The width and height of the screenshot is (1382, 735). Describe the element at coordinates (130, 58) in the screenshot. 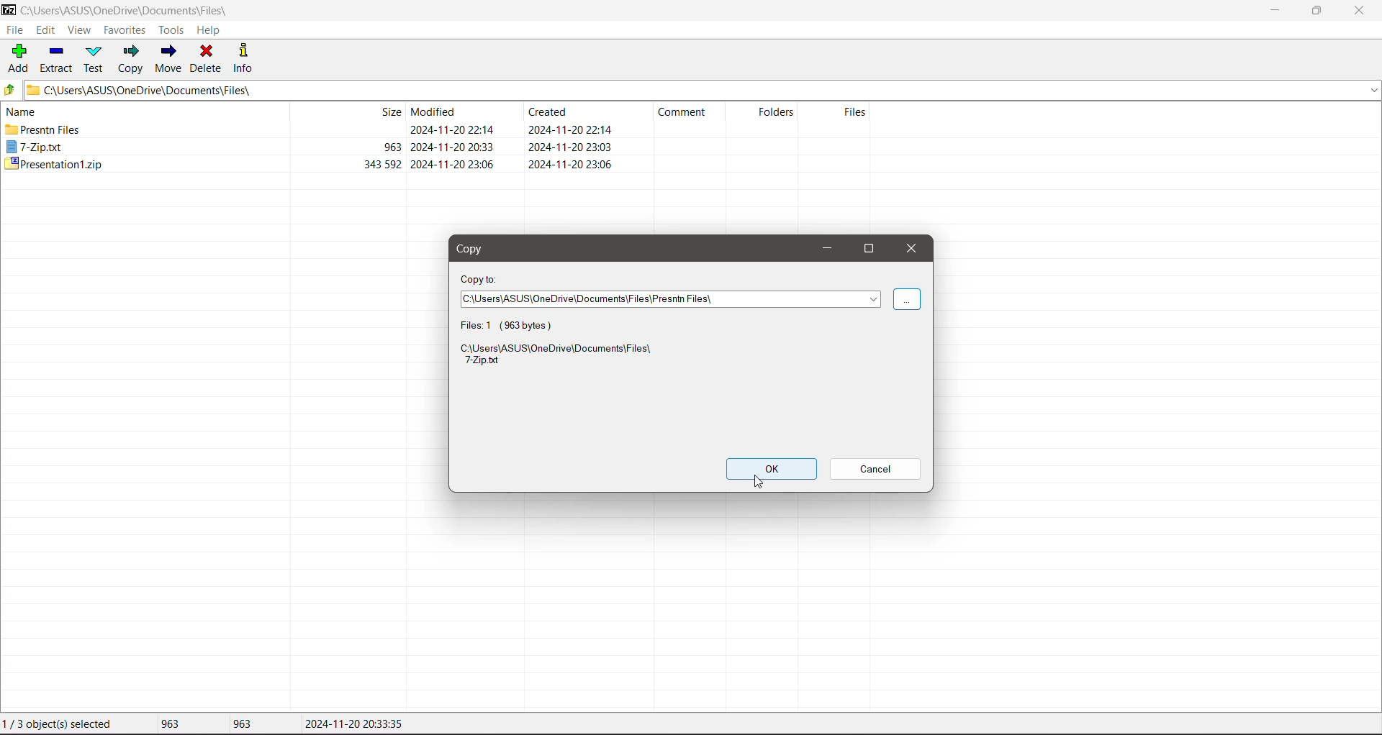

I see `Copy` at that location.